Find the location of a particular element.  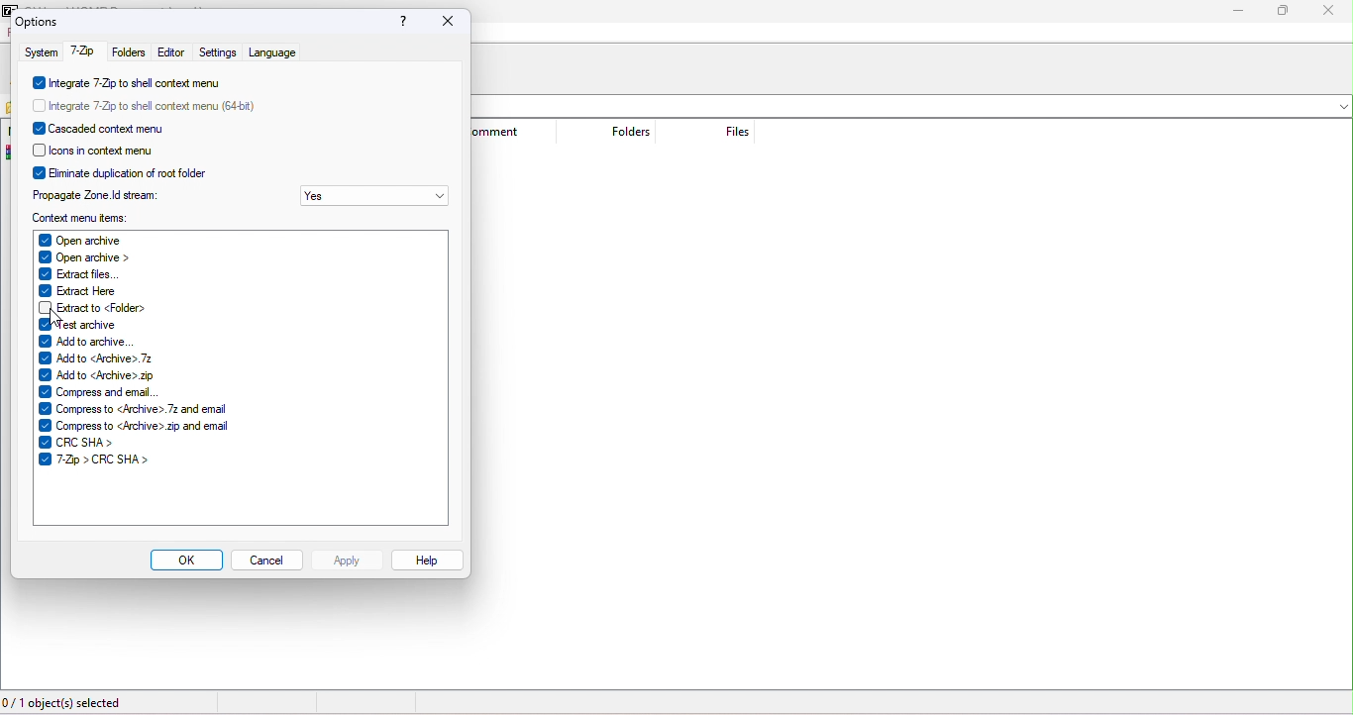

open archive> is located at coordinates (105, 256).